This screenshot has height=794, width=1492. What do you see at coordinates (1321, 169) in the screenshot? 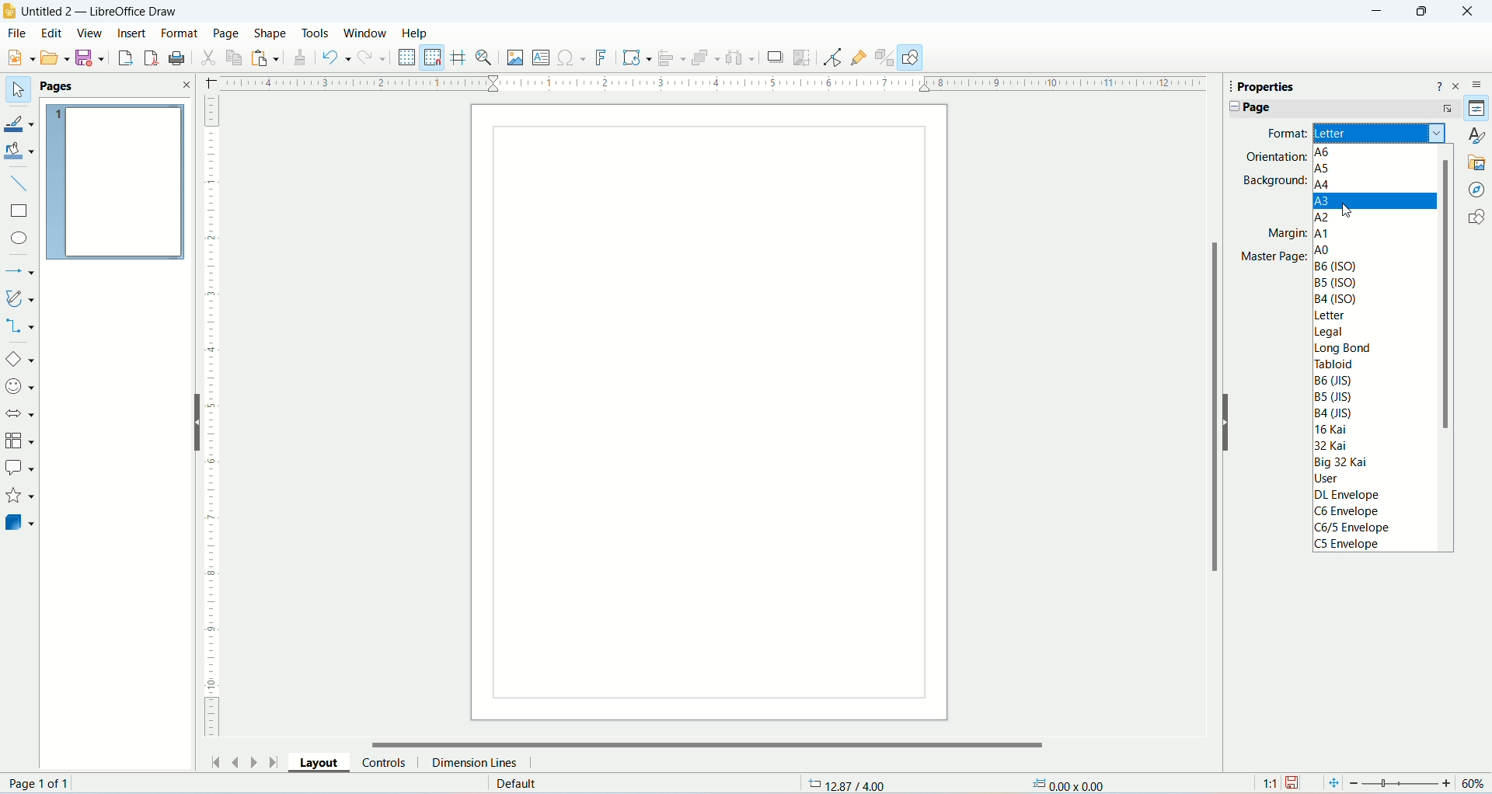
I see `A5` at bounding box center [1321, 169].